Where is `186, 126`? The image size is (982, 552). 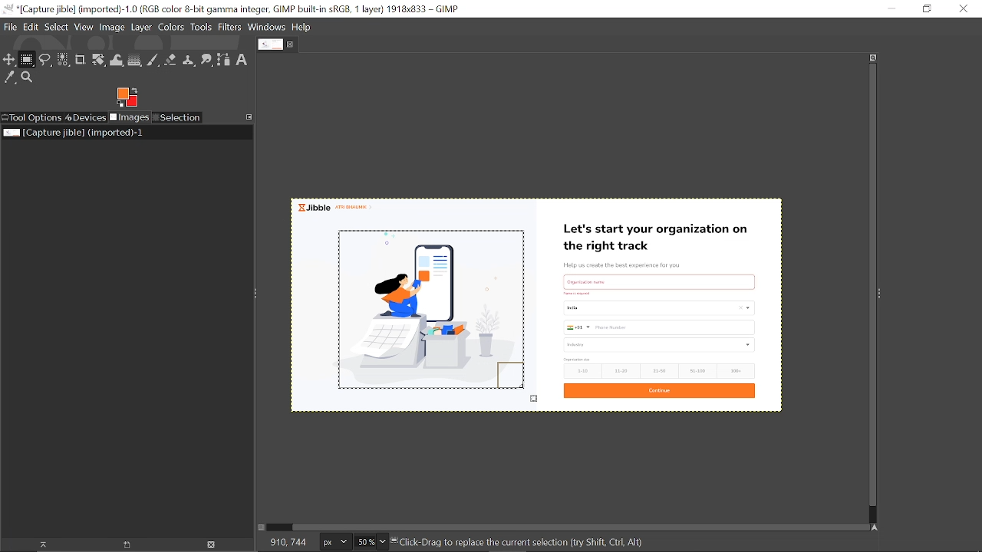 186, 126 is located at coordinates (283, 543).